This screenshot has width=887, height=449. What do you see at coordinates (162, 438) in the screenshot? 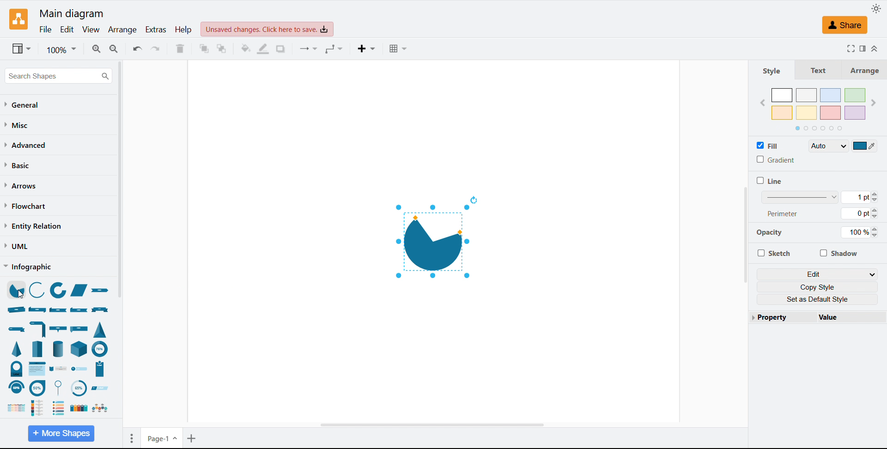
I see `Page 1 ` at bounding box center [162, 438].